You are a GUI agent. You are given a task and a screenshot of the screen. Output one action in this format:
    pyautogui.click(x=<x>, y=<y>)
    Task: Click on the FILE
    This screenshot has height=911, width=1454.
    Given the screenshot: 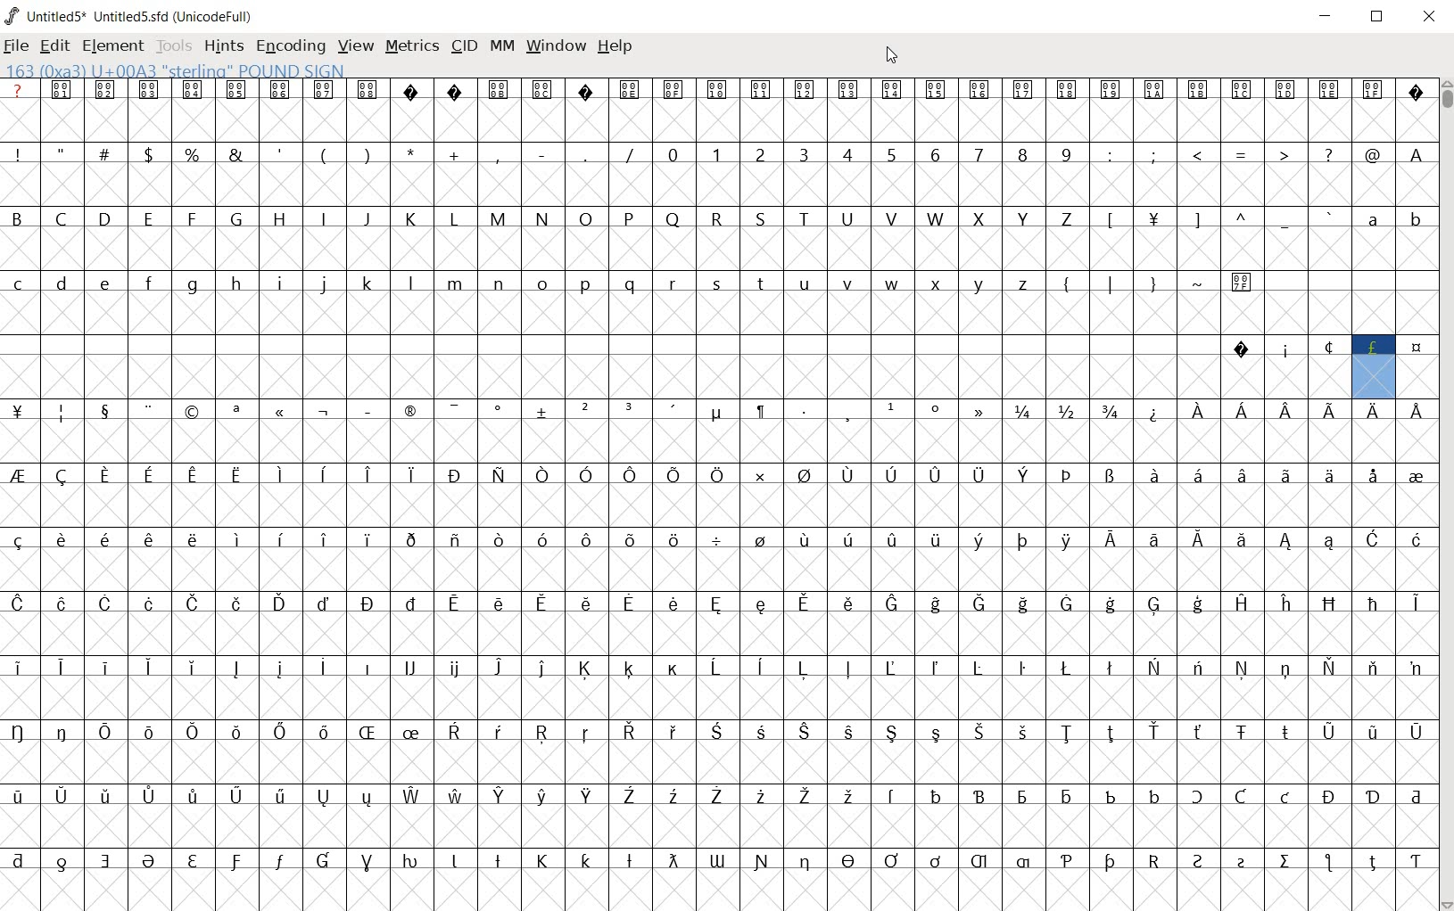 What is the action you would take?
    pyautogui.click(x=17, y=45)
    